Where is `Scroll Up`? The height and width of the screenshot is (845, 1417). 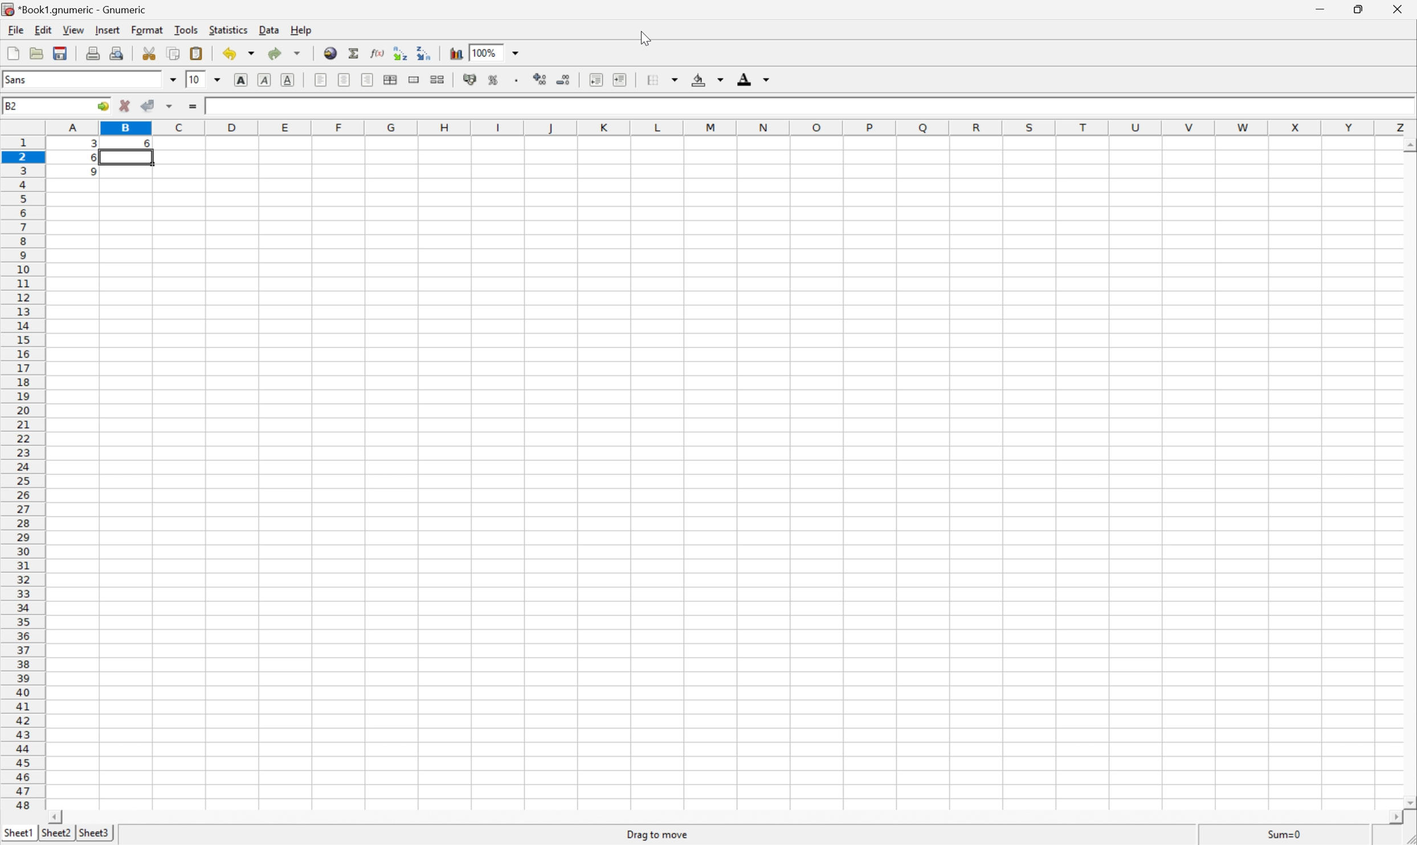
Scroll Up is located at coordinates (1408, 145).